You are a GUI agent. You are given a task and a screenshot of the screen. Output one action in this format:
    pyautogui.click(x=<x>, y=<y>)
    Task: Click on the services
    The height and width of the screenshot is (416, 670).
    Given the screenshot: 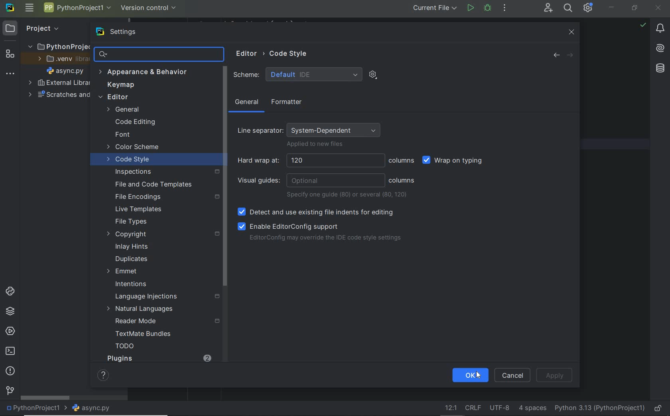 What is the action you would take?
    pyautogui.click(x=10, y=332)
    